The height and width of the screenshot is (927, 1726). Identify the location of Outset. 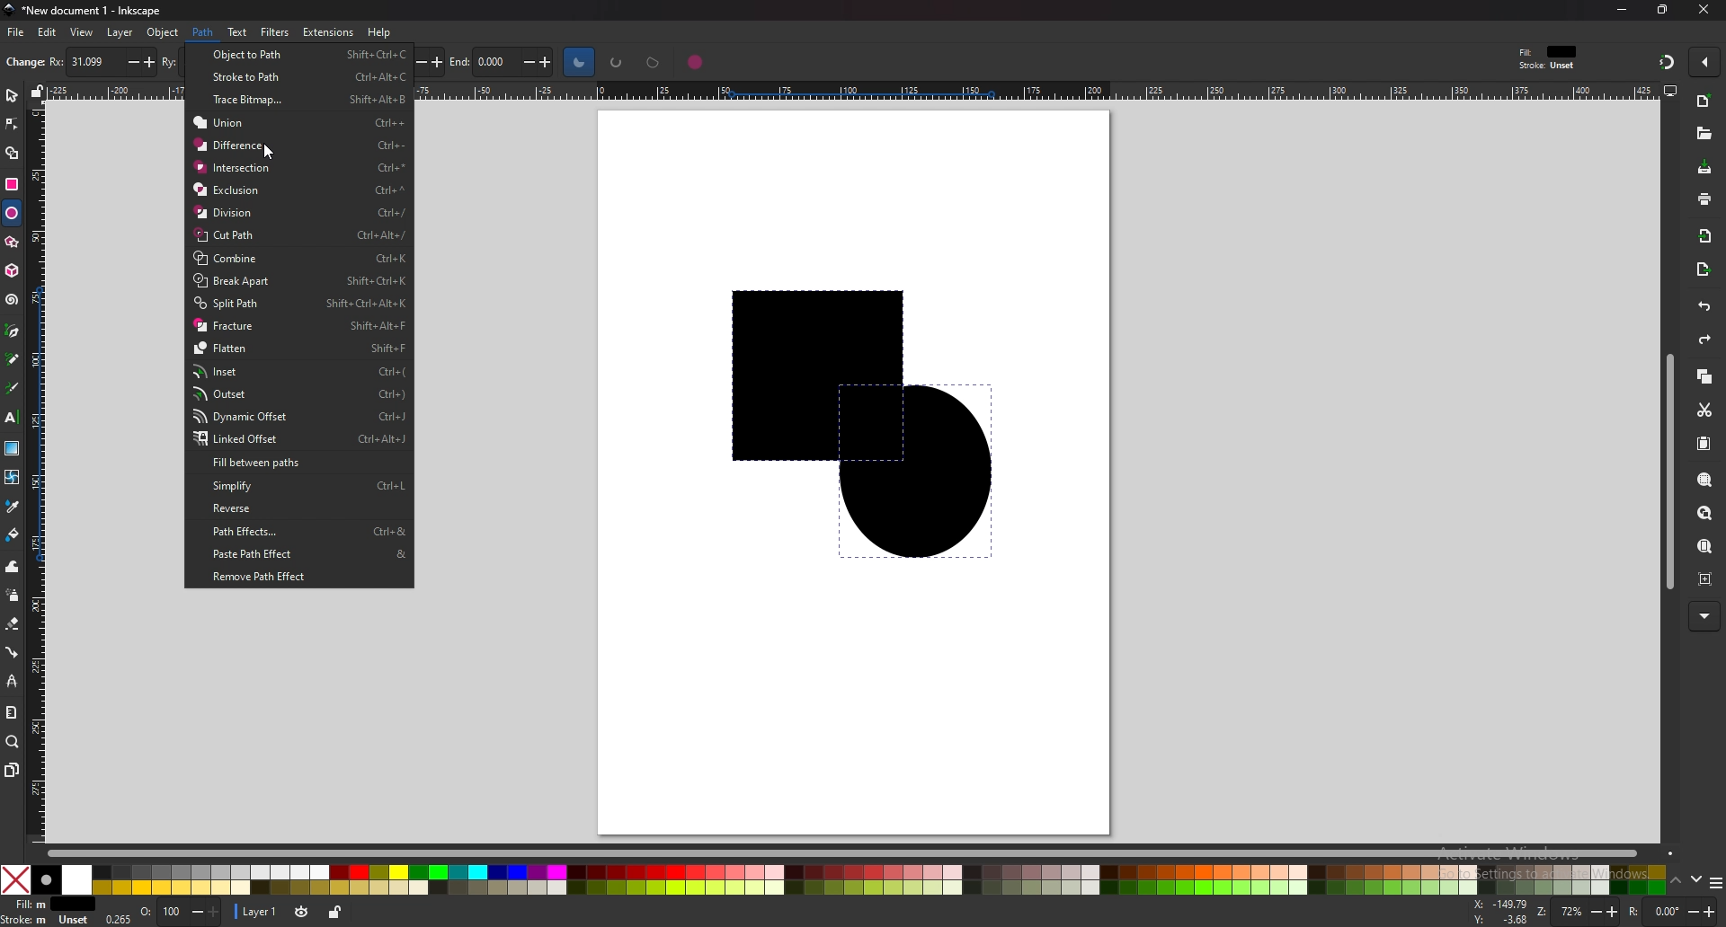
(298, 393).